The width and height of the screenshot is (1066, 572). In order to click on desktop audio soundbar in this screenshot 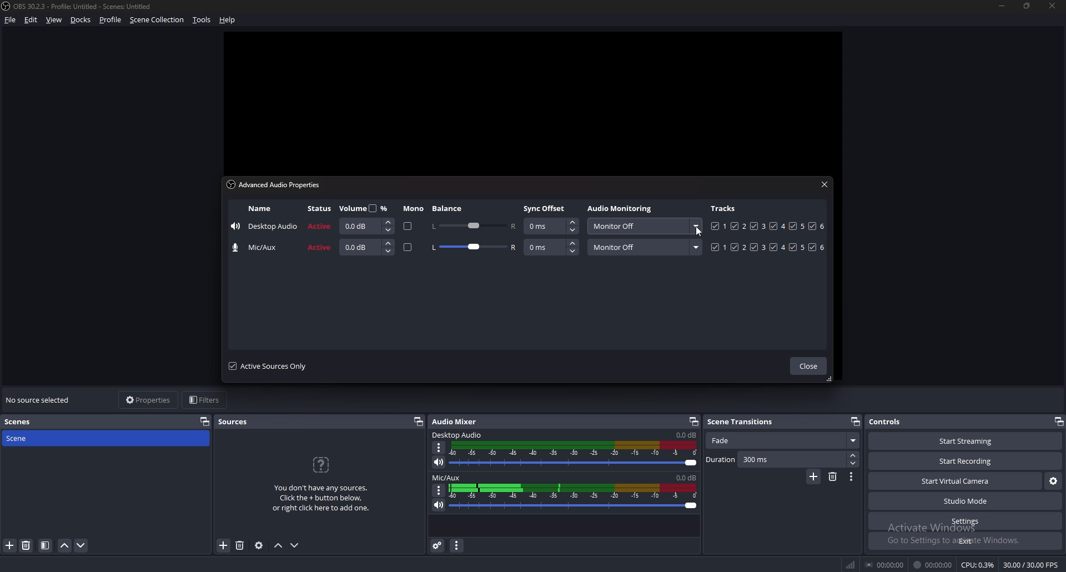, I will do `click(576, 454)`.